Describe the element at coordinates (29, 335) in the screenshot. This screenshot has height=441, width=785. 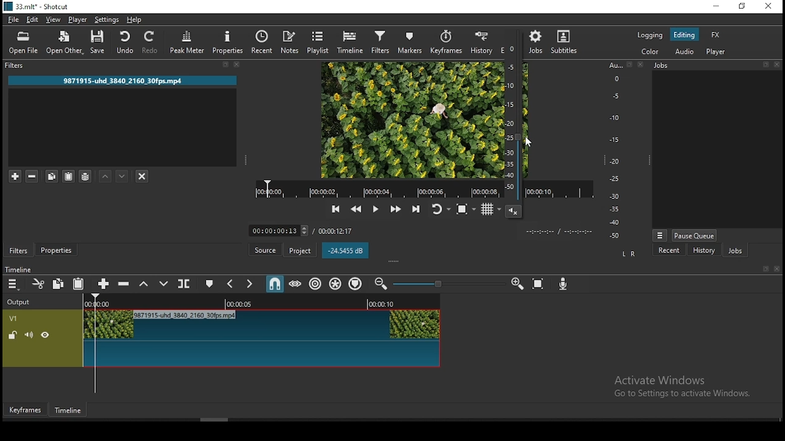
I see `(un) mute` at that location.